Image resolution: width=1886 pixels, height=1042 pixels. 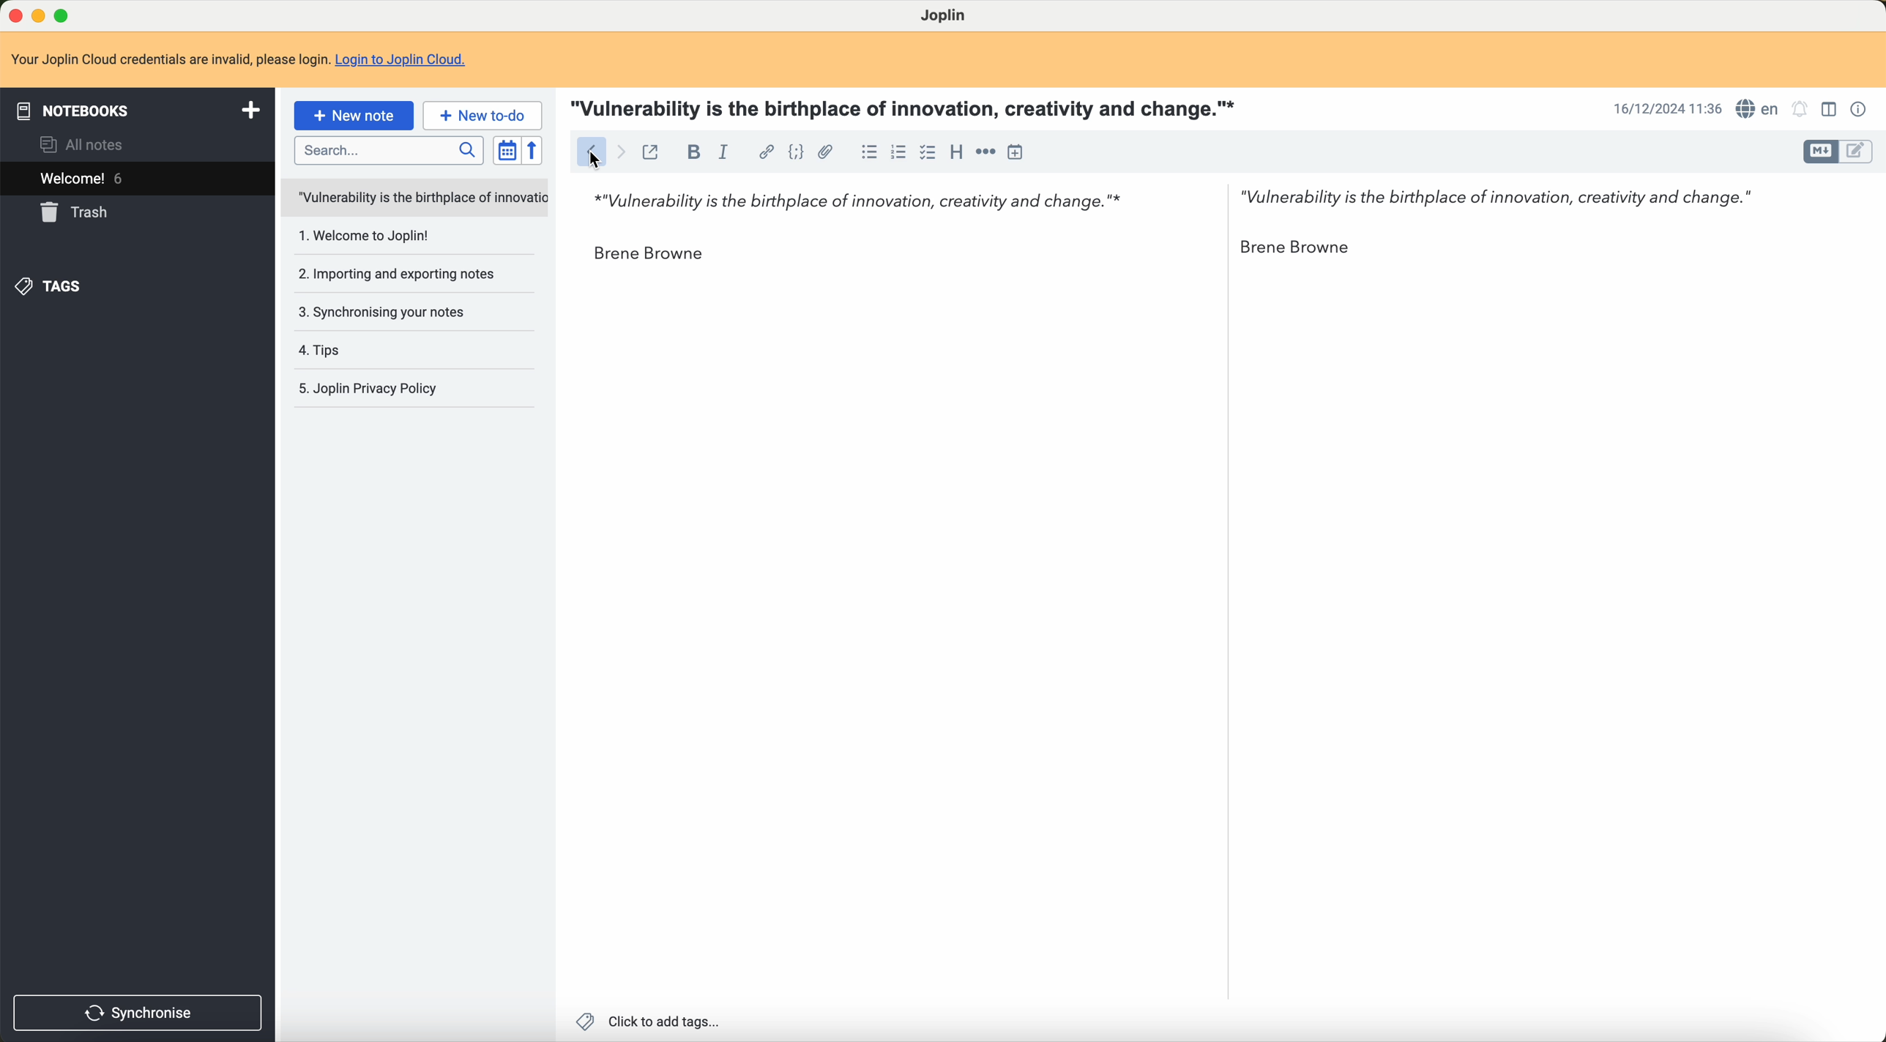 What do you see at coordinates (383, 310) in the screenshot?
I see `synchronising your notes` at bounding box center [383, 310].